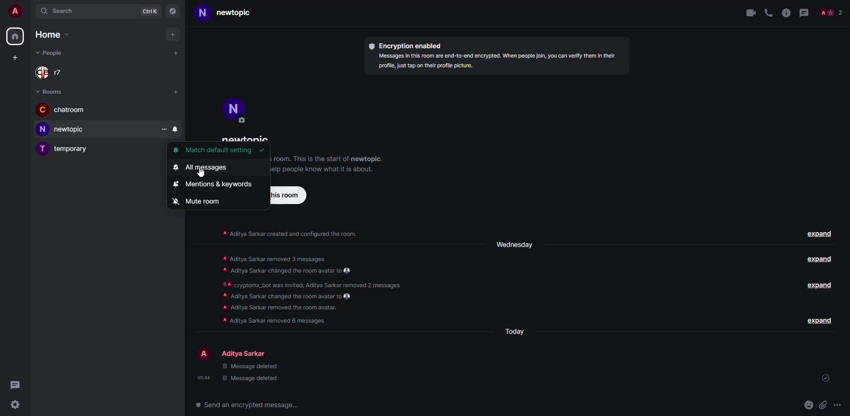  Describe the element at coordinates (174, 35) in the screenshot. I see `add` at that location.